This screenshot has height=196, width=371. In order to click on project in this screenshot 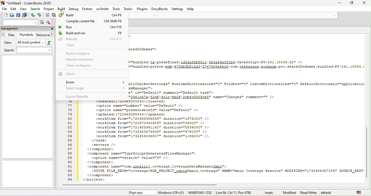, I will do `click(49, 9)`.